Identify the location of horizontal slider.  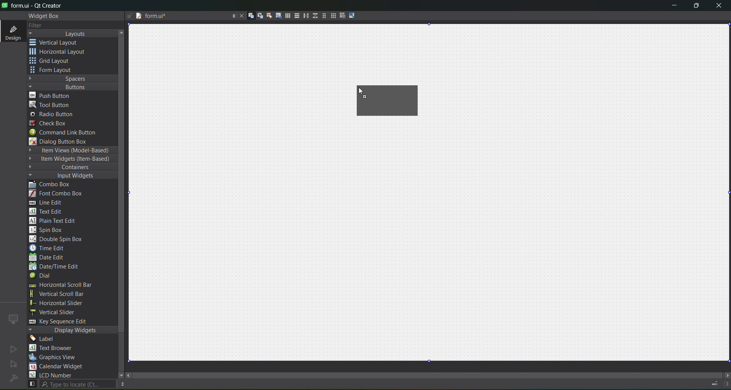
(65, 303).